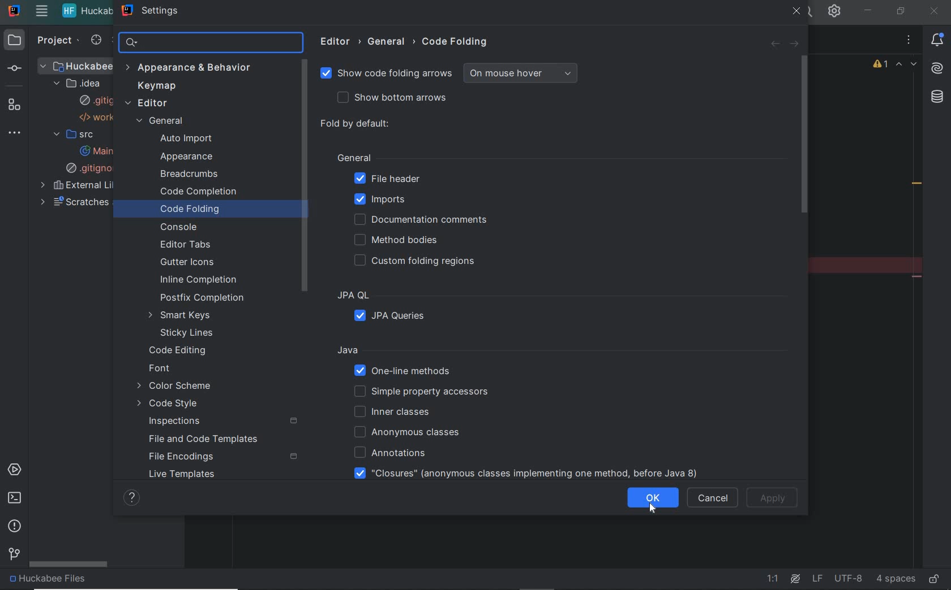 Image resolution: width=951 pixels, height=590 pixels. I want to click on structure, so click(18, 105).